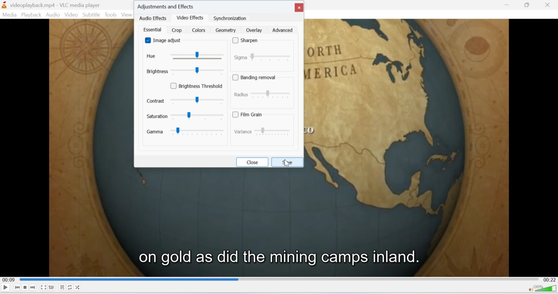  I want to click on essential, so click(152, 30).